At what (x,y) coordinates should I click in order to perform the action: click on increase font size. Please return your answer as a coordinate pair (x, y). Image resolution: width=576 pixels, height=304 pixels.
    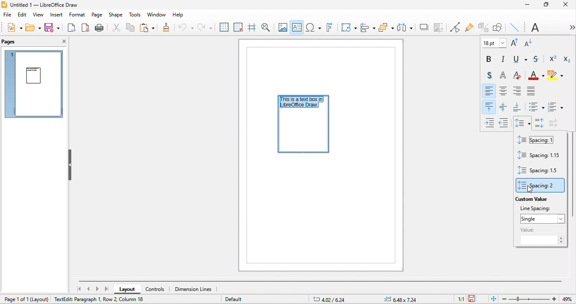
    Looking at the image, I should click on (516, 42).